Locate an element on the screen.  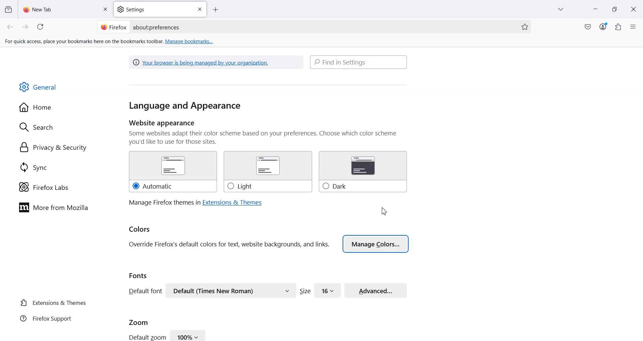
Search Bar is located at coordinates (313, 27).